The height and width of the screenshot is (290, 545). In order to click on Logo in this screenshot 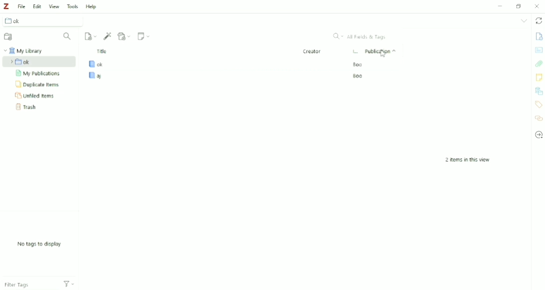, I will do `click(7, 6)`.